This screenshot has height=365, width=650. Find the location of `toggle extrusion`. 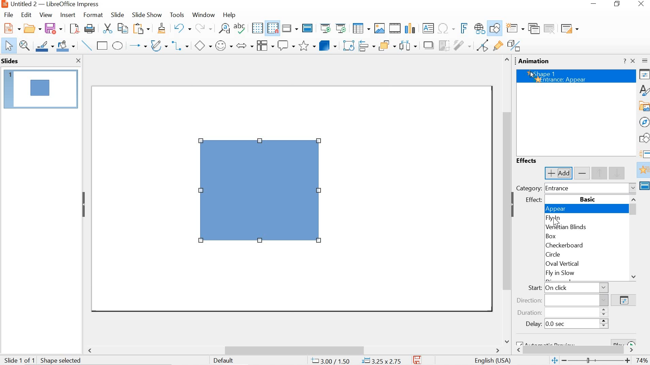

toggle extrusion is located at coordinates (515, 46).